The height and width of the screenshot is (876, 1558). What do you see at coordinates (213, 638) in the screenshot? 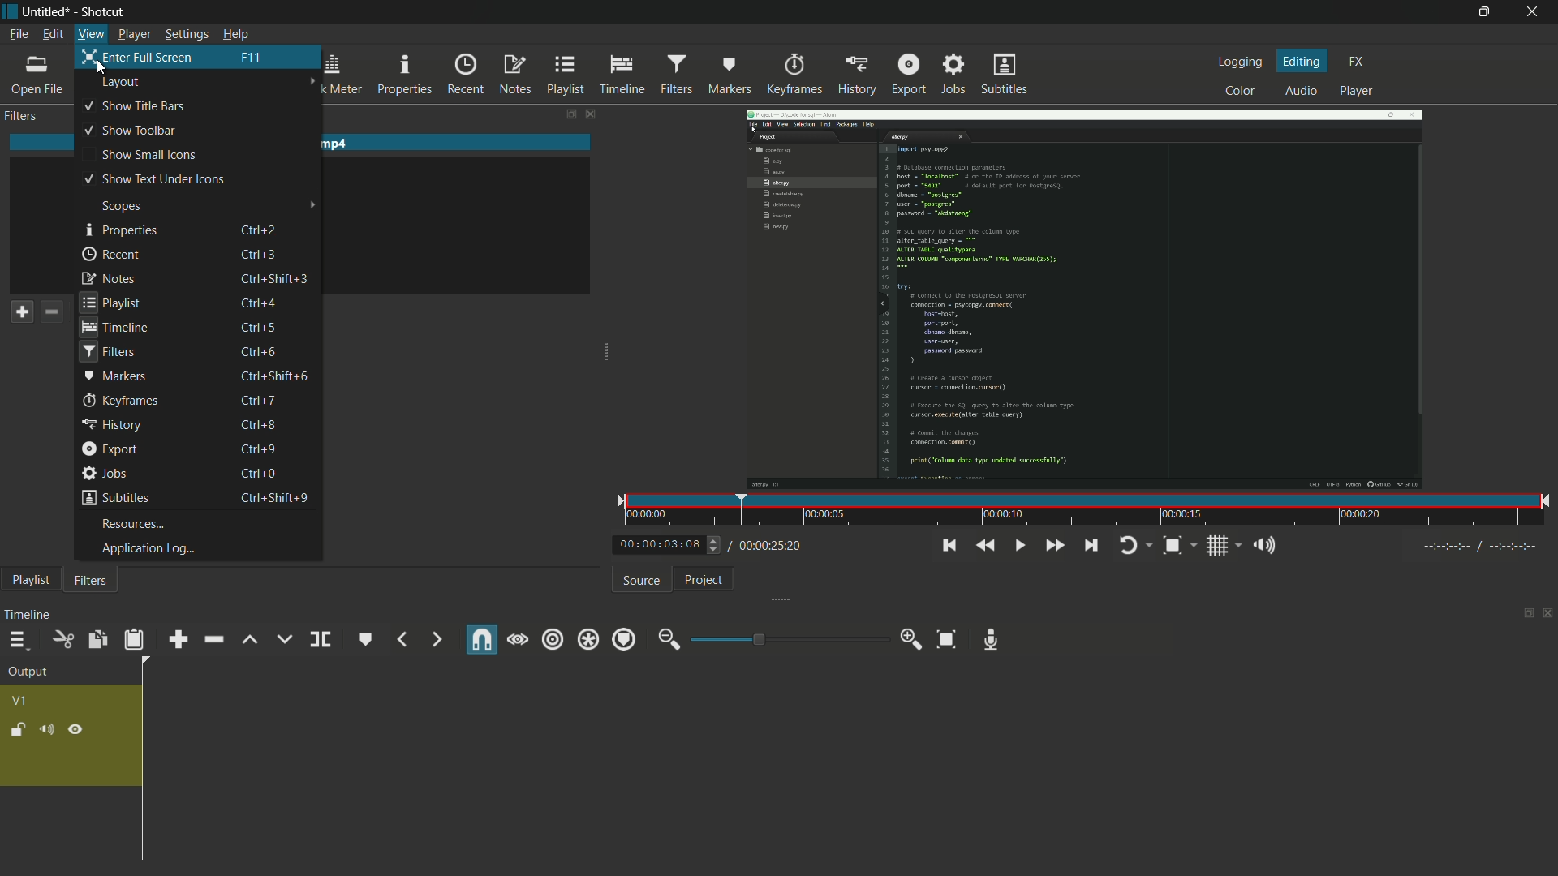
I see `ripple delete` at bounding box center [213, 638].